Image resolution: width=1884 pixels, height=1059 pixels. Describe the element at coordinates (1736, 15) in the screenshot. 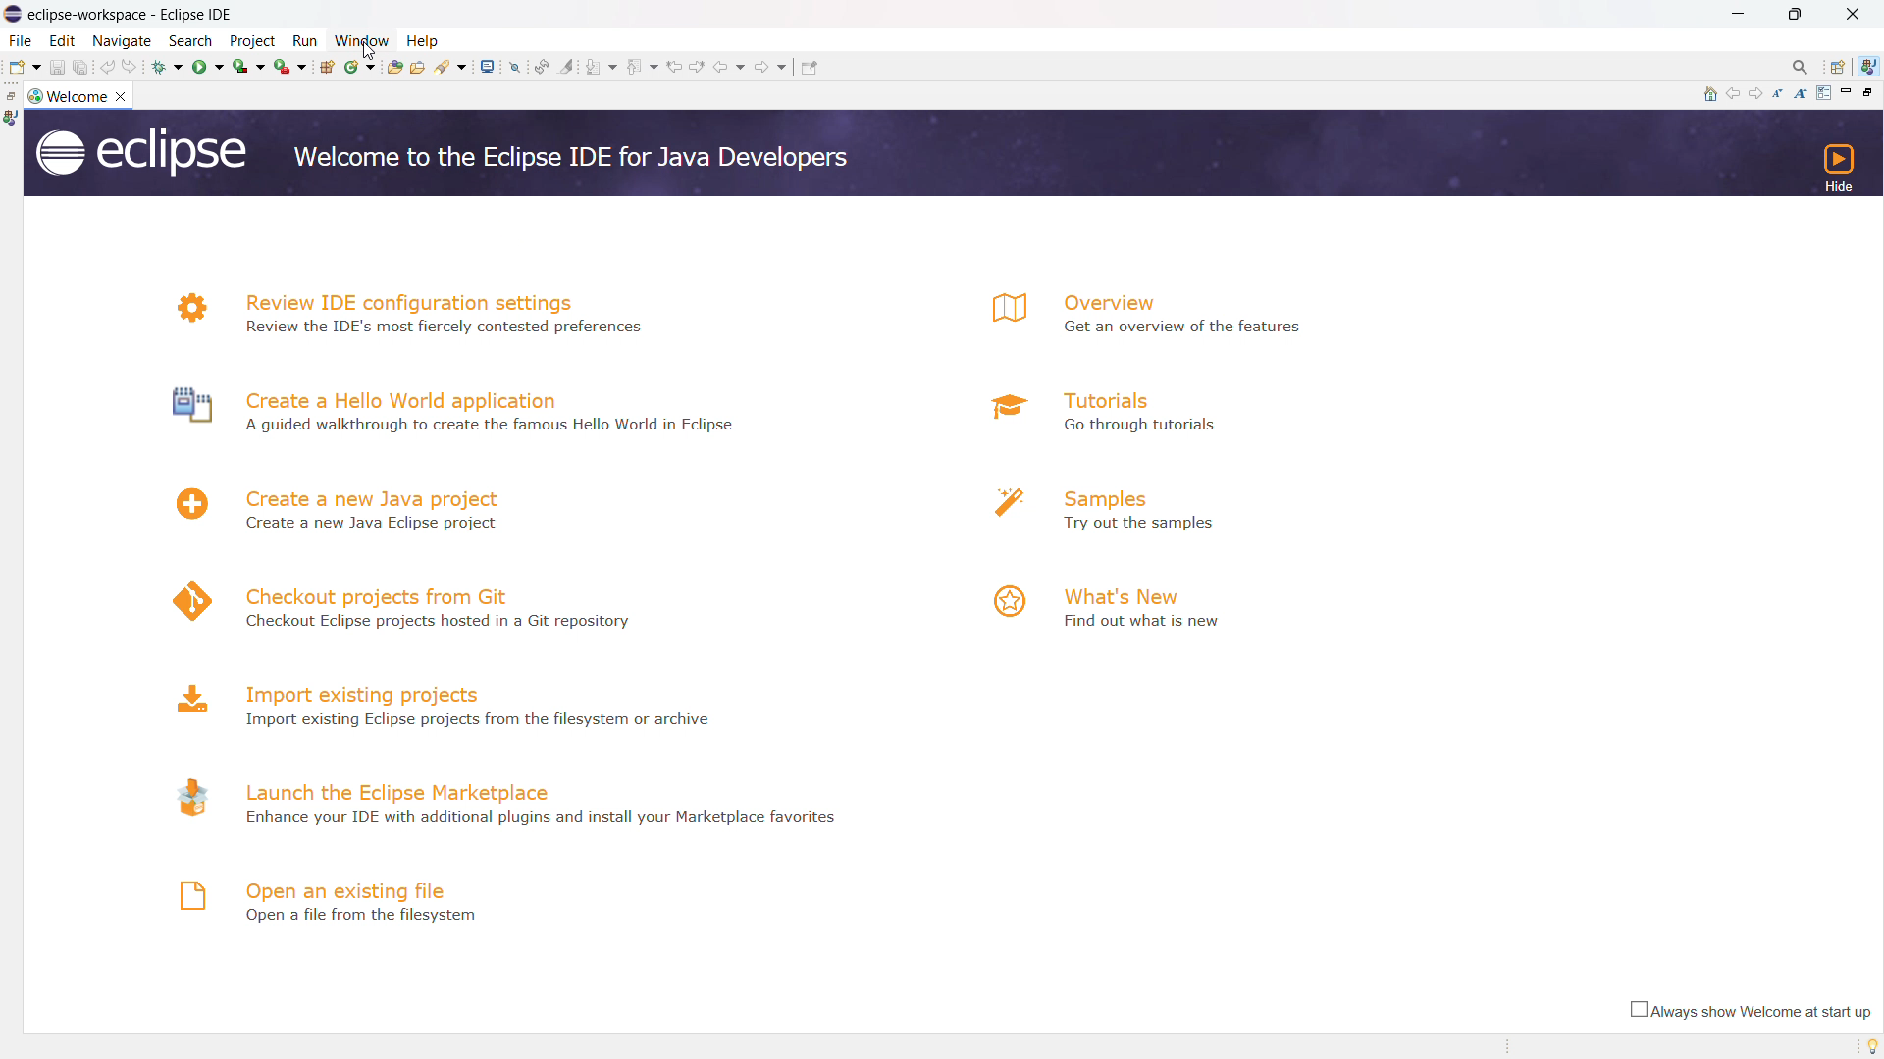

I see `minimize` at that location.